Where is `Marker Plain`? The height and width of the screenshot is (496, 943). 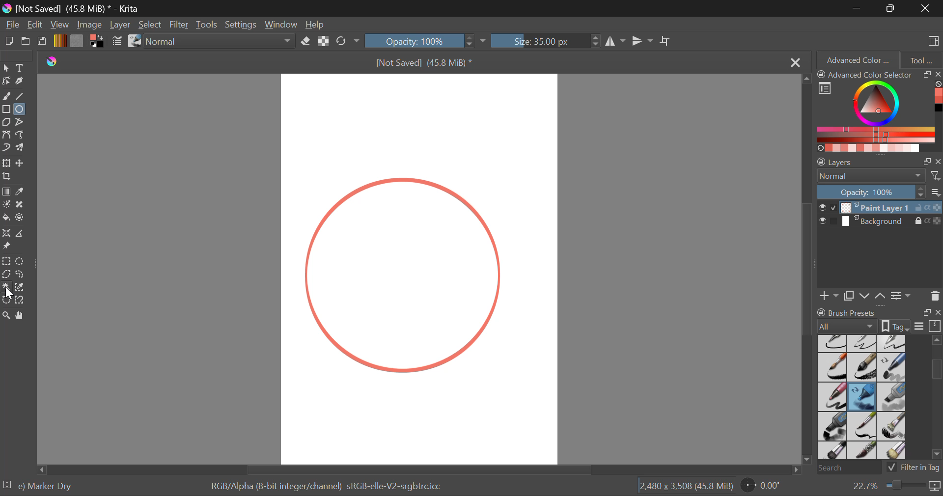
Marker Plain is located at coordinates (832, 427).